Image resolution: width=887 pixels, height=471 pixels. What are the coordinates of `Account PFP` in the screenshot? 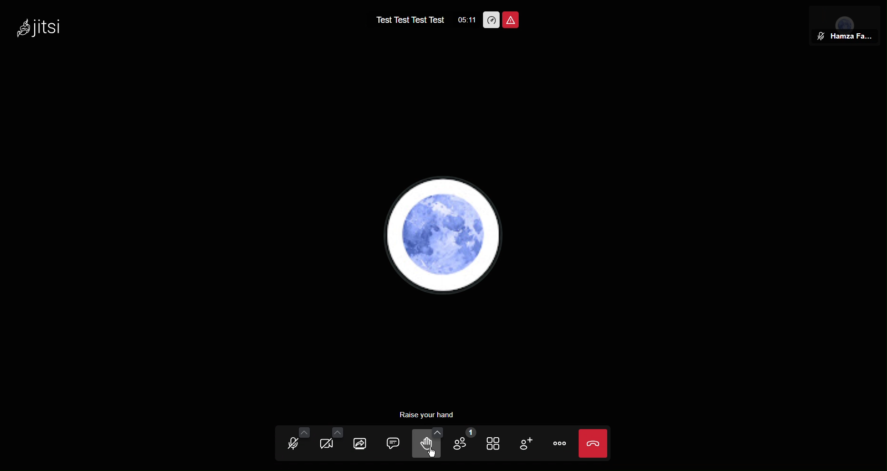 It's located at (445, 237).